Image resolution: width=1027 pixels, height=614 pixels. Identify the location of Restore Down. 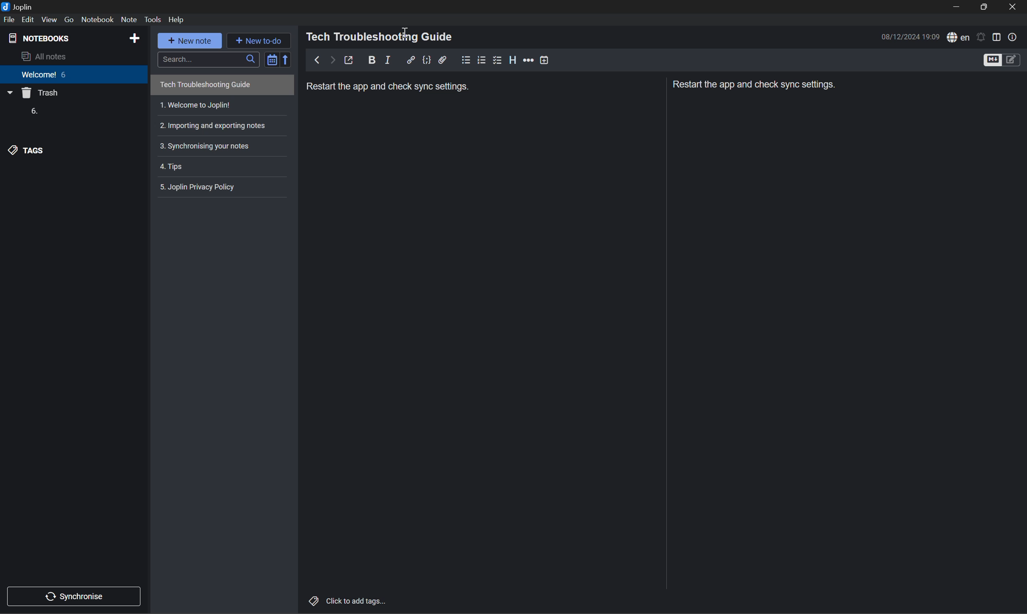
(985, 7).